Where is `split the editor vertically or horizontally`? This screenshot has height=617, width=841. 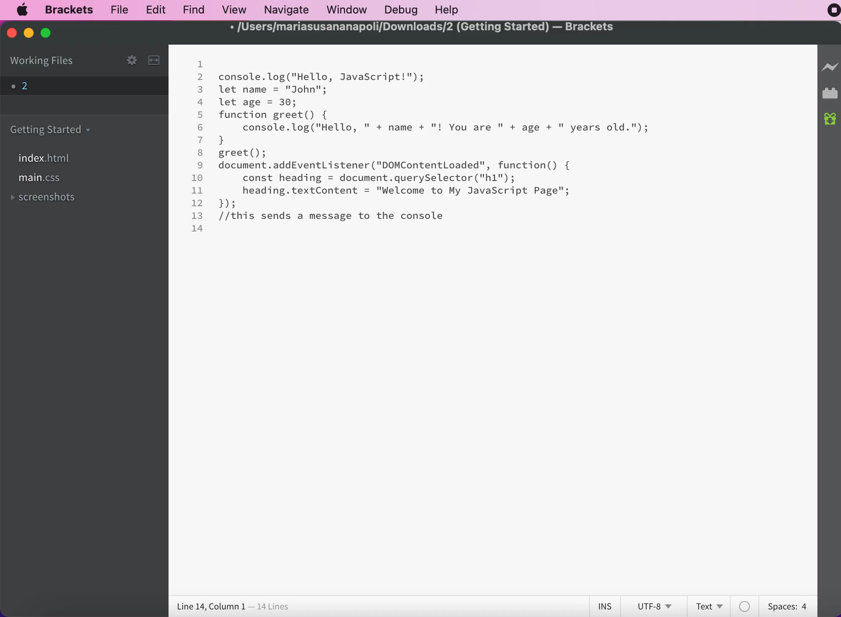
split the editor vertically or horizontally is located at coordinates (153, 61).